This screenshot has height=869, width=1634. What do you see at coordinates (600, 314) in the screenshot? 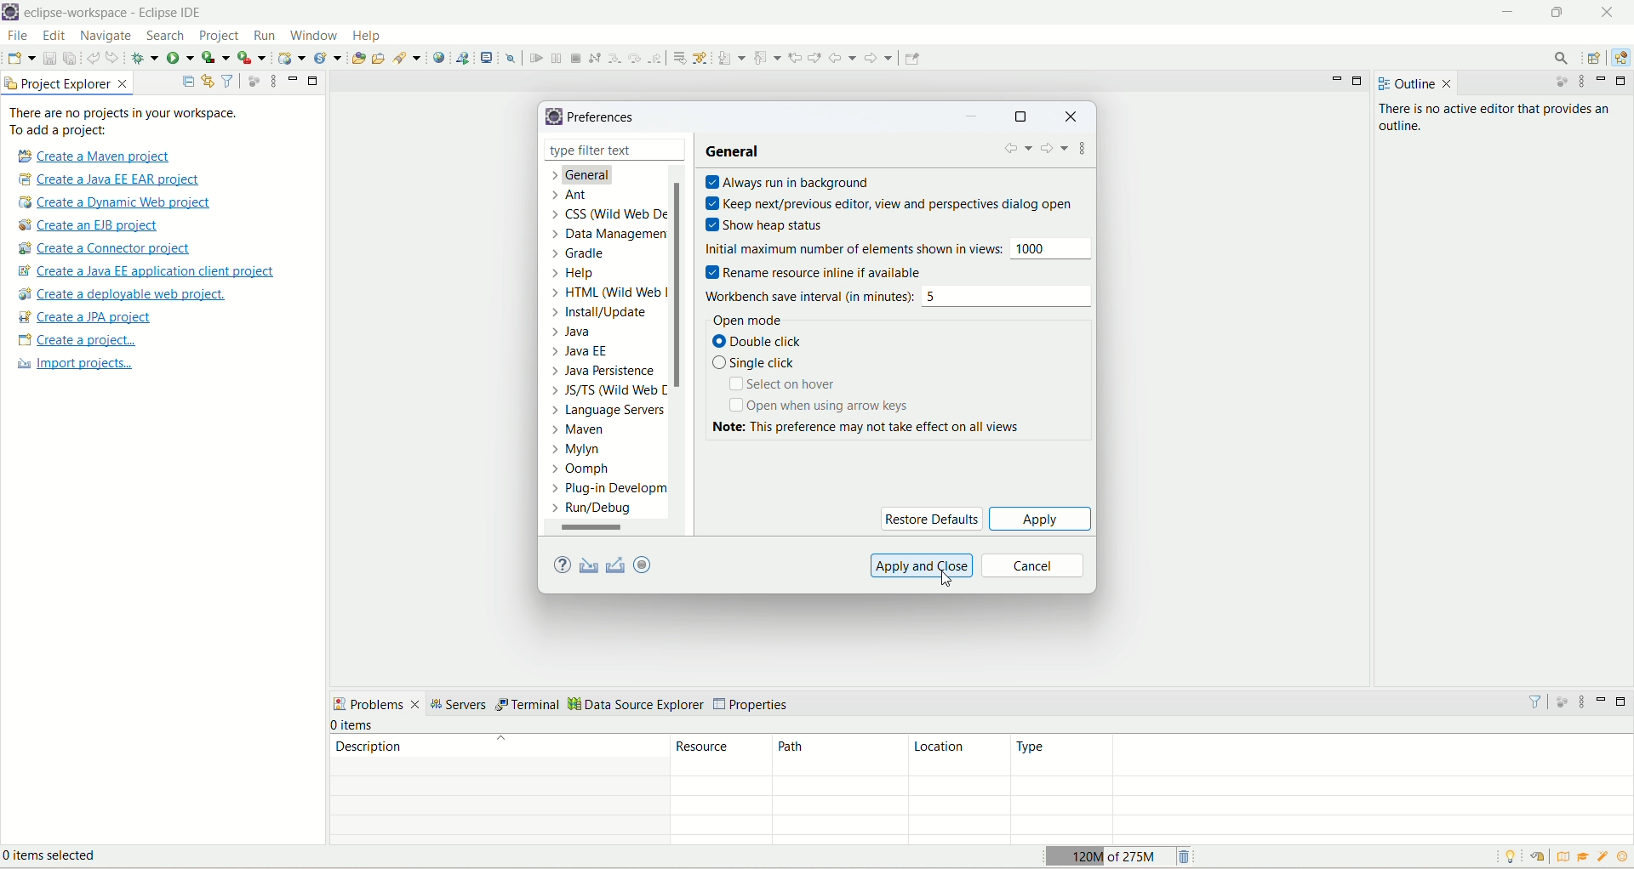
I see `Instal/update` at bounding box center [600, 314].